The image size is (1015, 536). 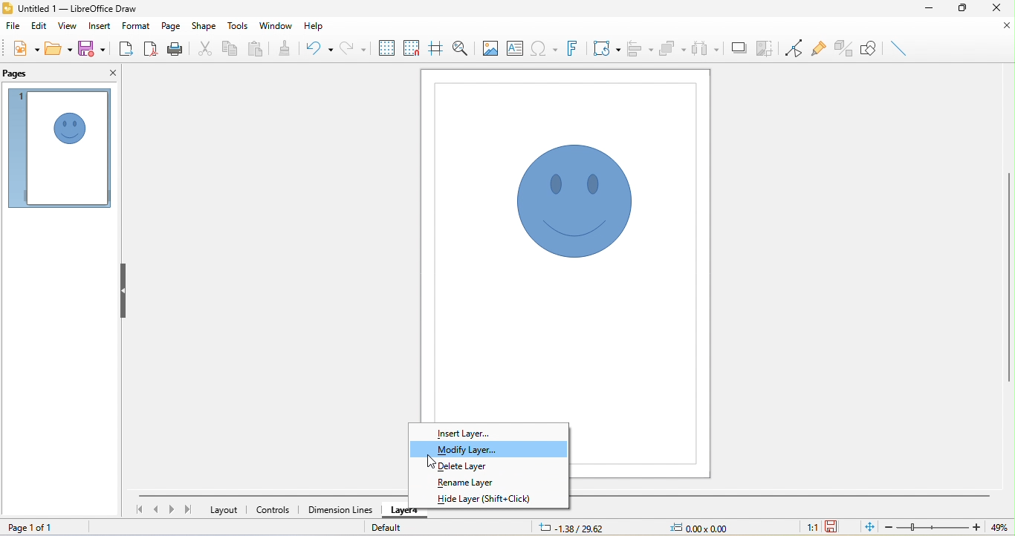 What do you see at coordinates (820, 48) in the screenshot?
I see `glue point function` at bounding box center [820, 48].